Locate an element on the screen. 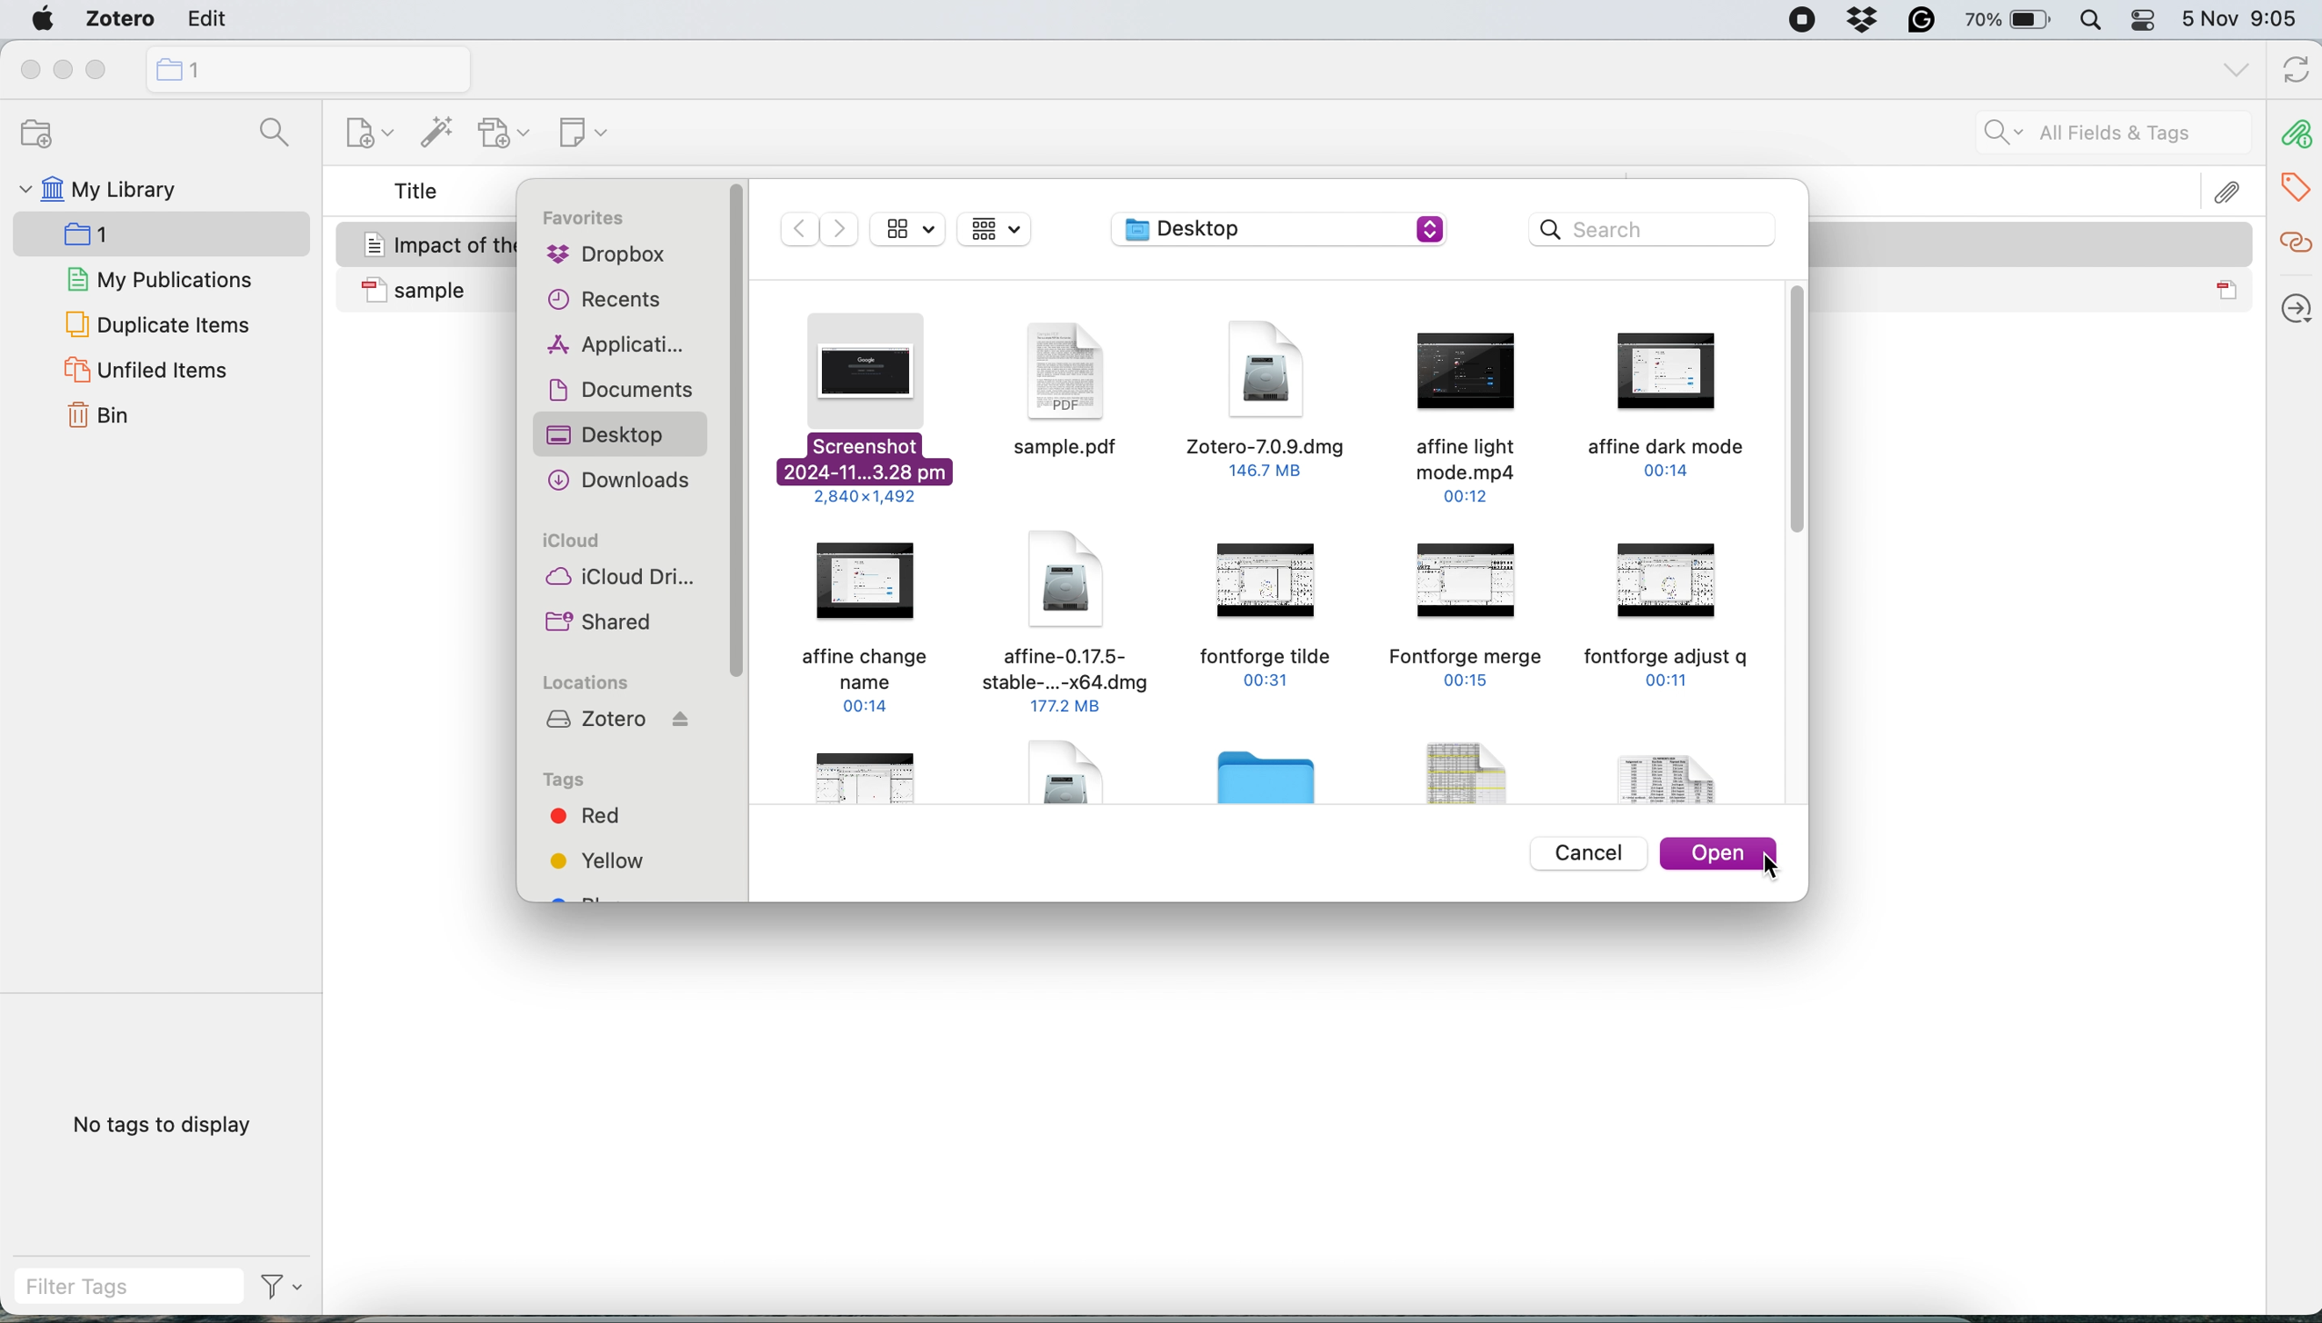 The image size is (2322, 1323). no tags to display is located at coordinates (166, 1124).